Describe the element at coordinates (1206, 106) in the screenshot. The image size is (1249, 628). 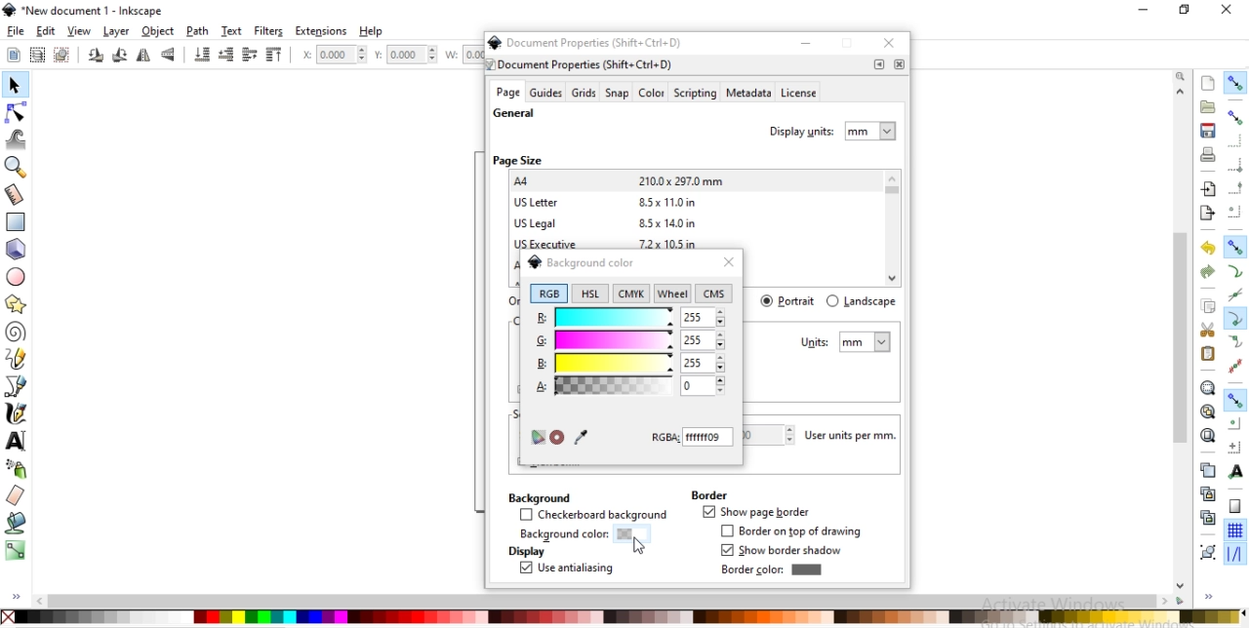
I see `open a document` at that location.